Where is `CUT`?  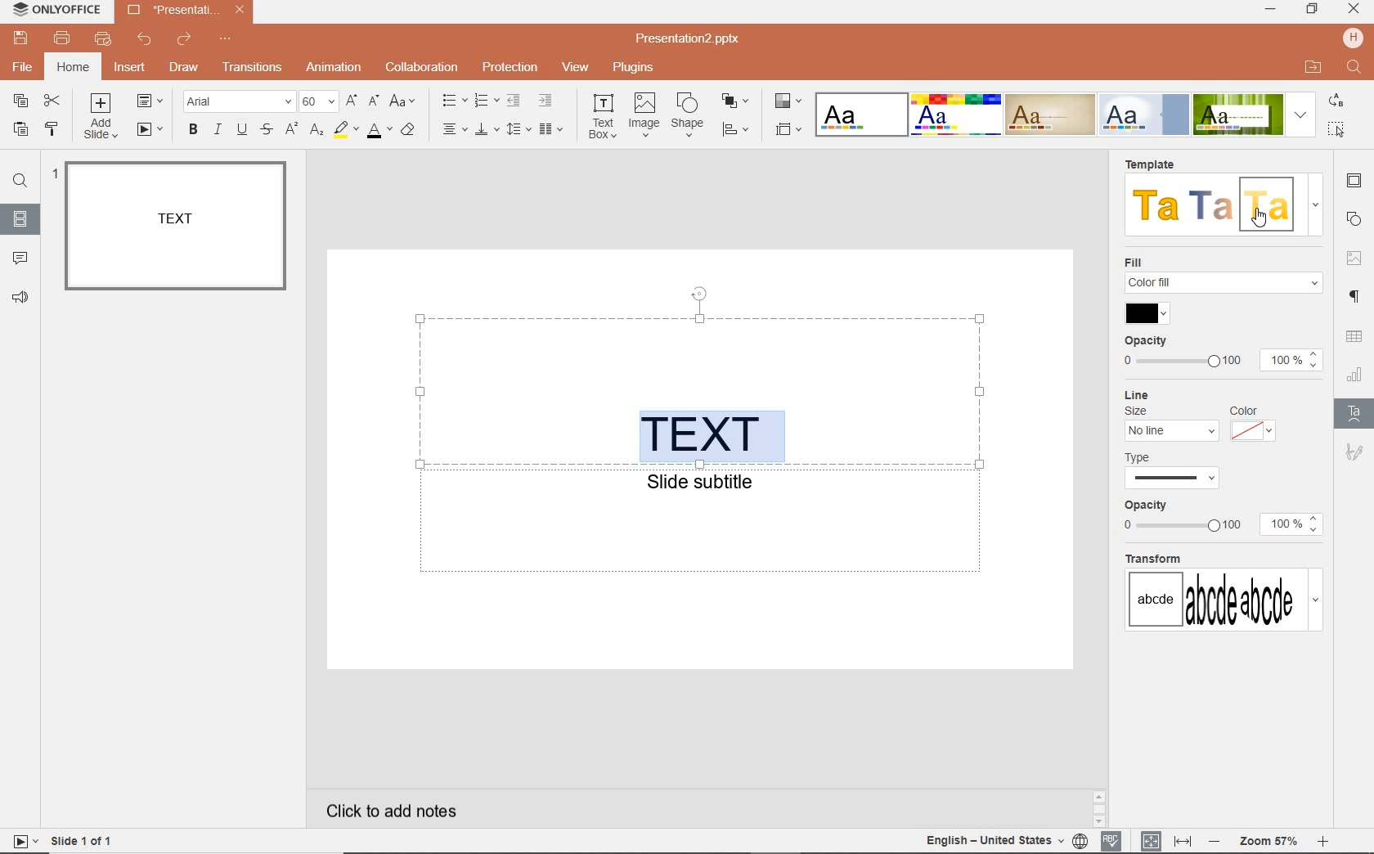
CUT is located at coordinates (53, 102).